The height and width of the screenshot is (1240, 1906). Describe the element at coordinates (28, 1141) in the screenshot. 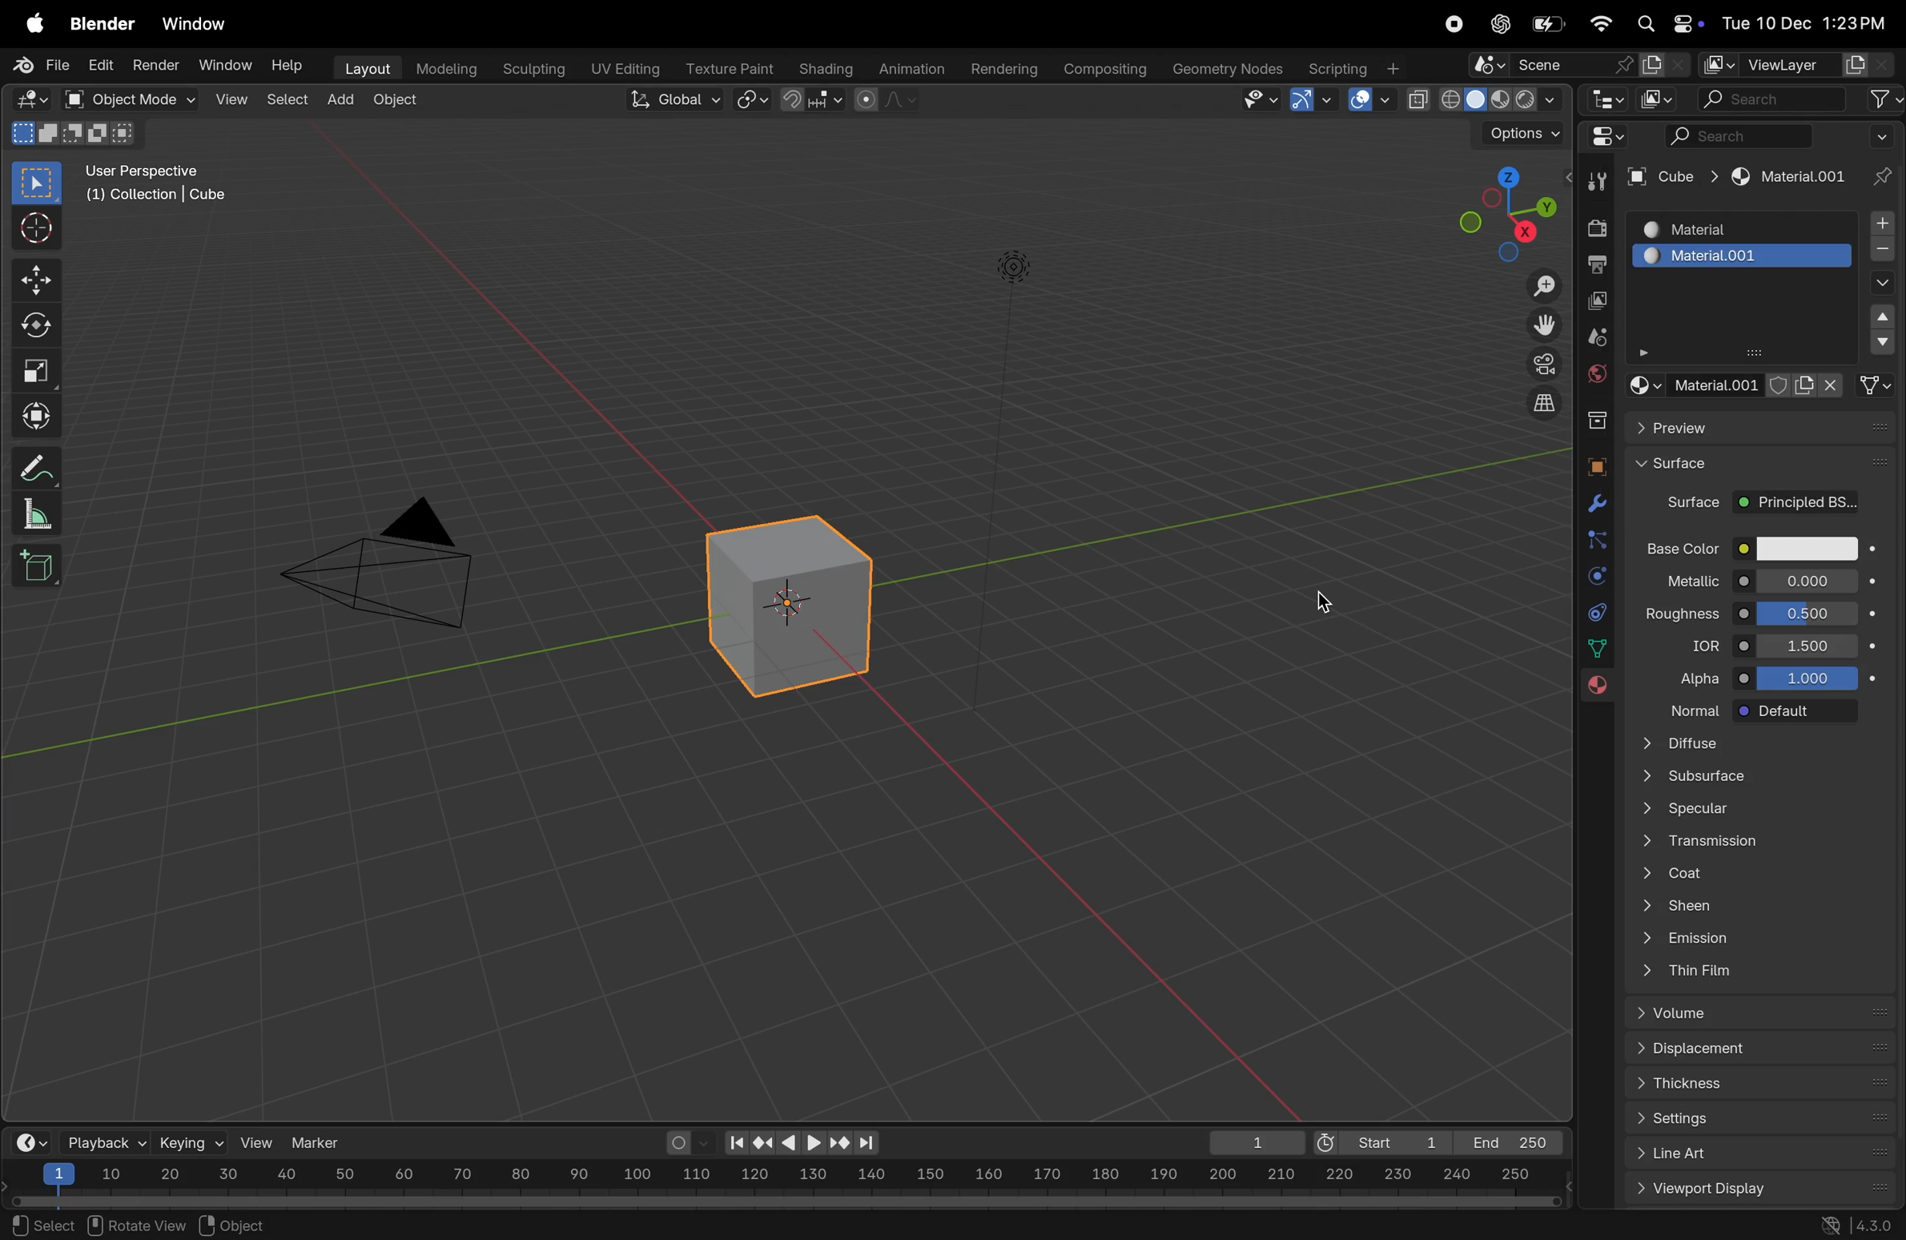

I see `time` at that location.